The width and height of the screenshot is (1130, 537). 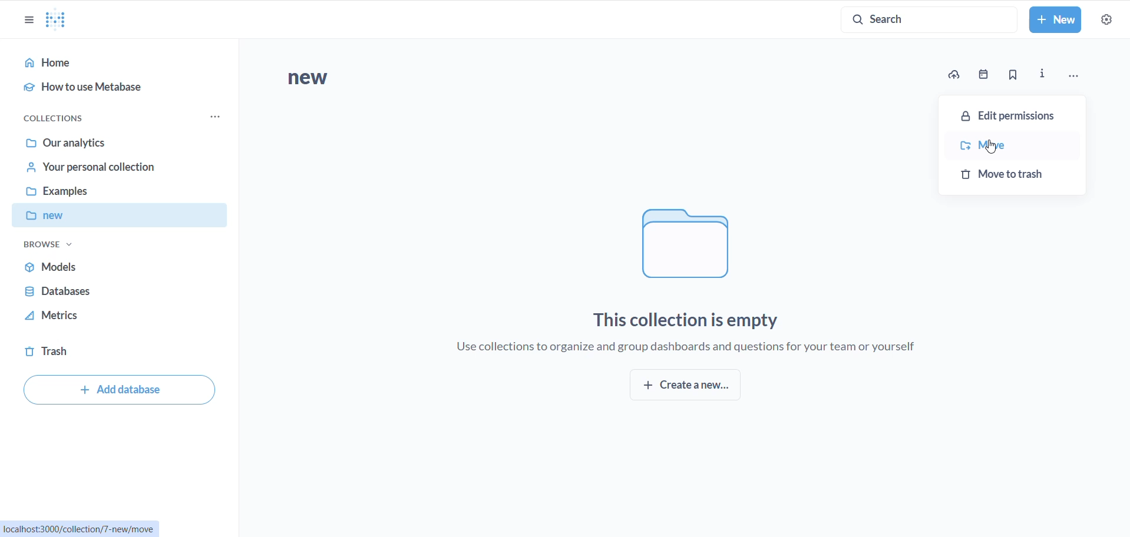 What do you see at coordinates (109, 171) in the screenshot?
I see `your personal collection` at bounding box center [109, 171].